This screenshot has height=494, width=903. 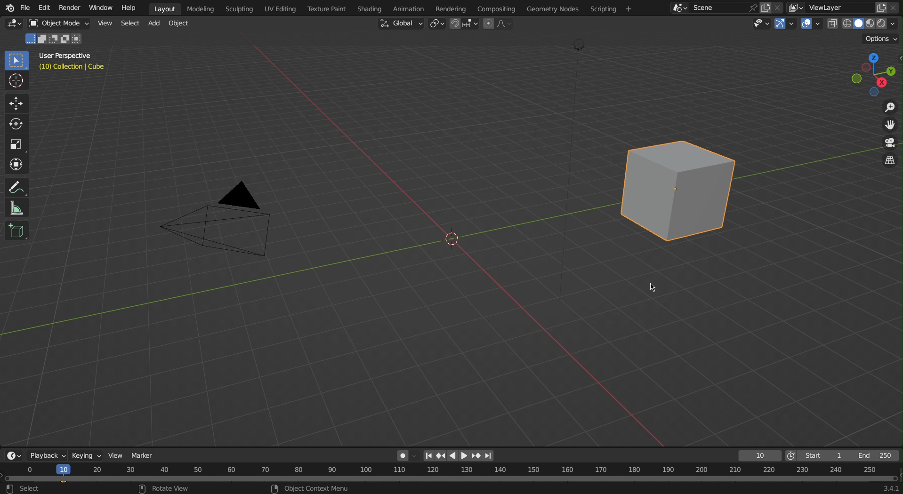 What do you see at coordinates (55, 40) in the screenshot?
I see `Mode` at bounding box center [55, 40].